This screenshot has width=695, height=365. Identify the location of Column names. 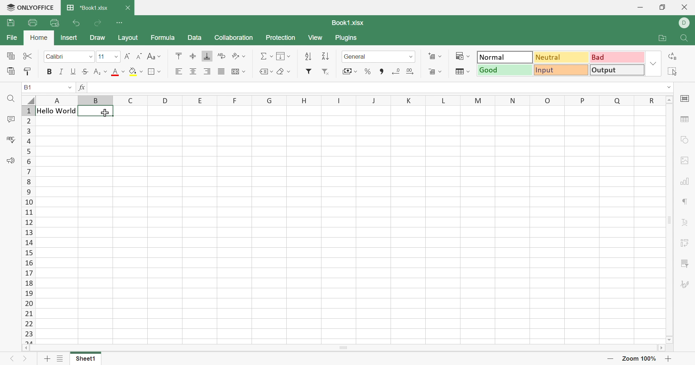
(347, 100).